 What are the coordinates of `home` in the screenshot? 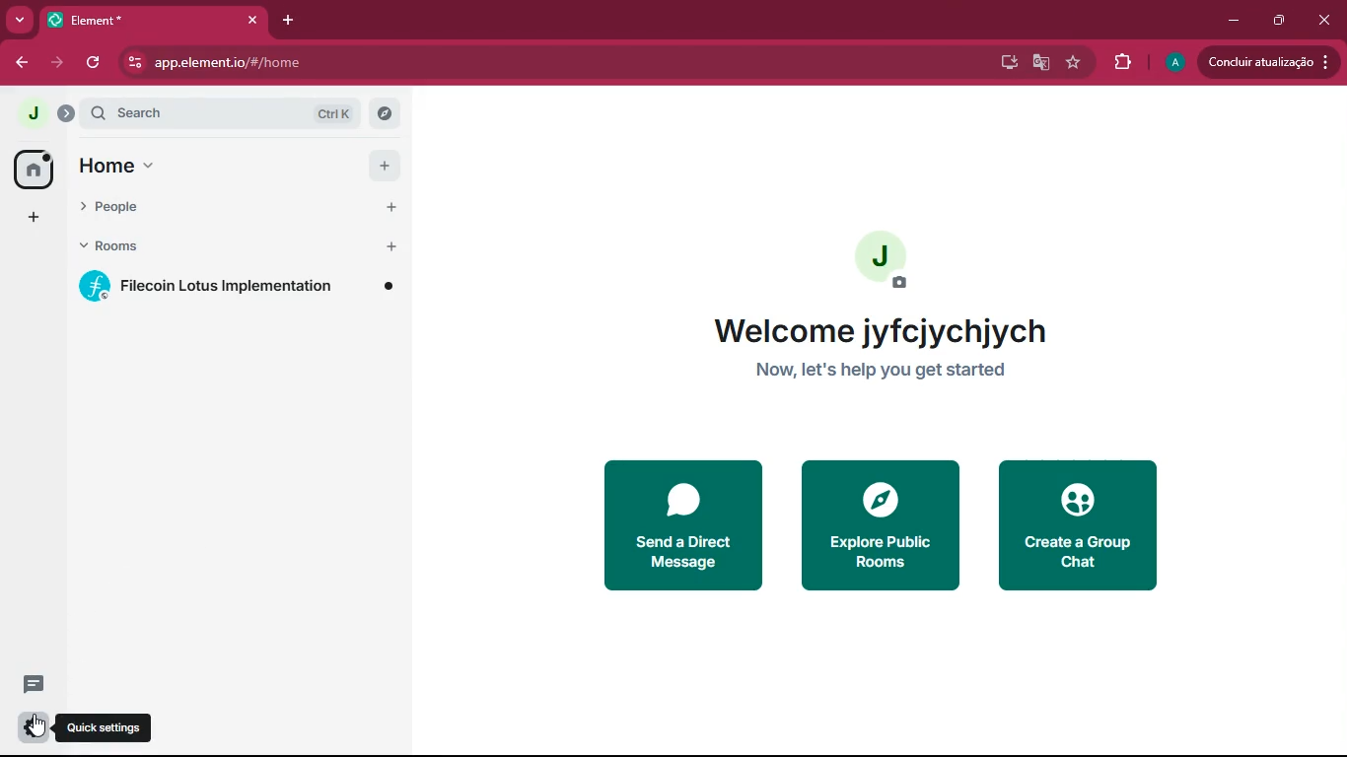 It's located at (33, 169).